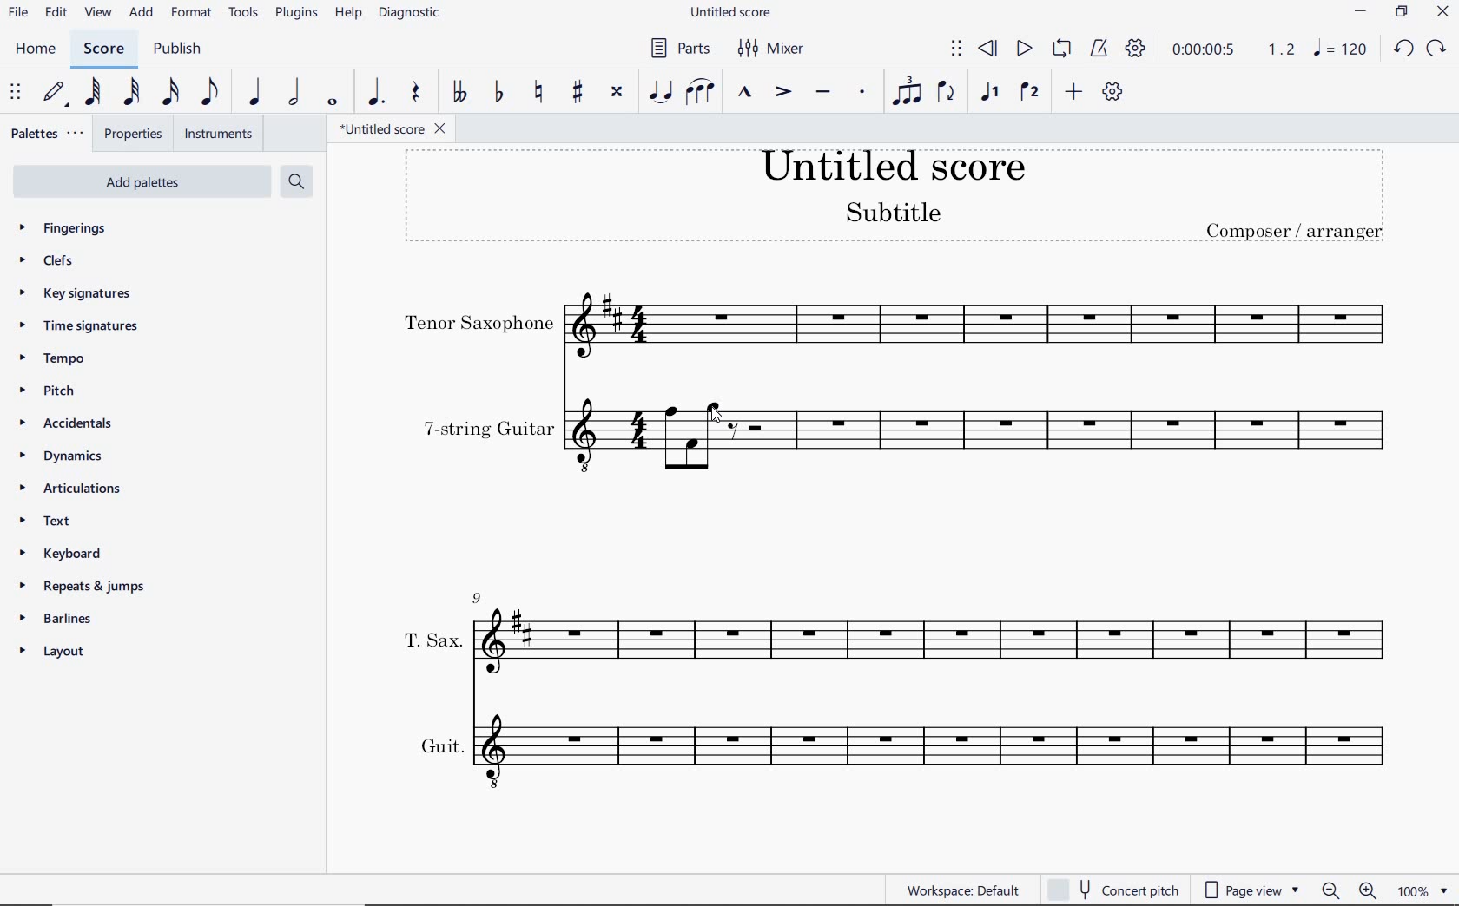  Describe the element at coordinates (397, 129) in the screenshot. I see `FILE NAME` at that location.